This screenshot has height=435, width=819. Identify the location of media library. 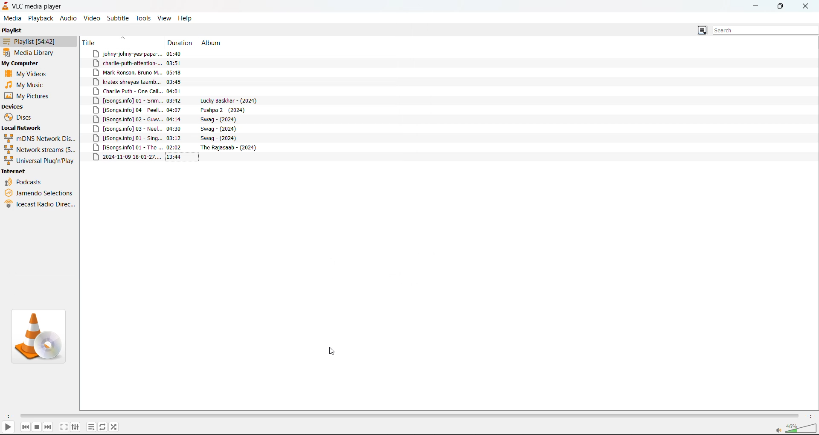
(30, 54).